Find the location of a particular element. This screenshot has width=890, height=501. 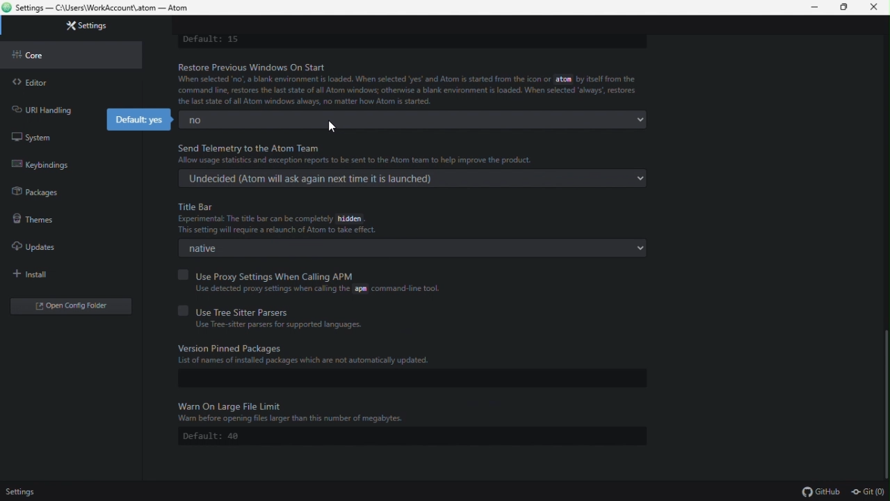

default:15 is located at coordinates (234, 40).